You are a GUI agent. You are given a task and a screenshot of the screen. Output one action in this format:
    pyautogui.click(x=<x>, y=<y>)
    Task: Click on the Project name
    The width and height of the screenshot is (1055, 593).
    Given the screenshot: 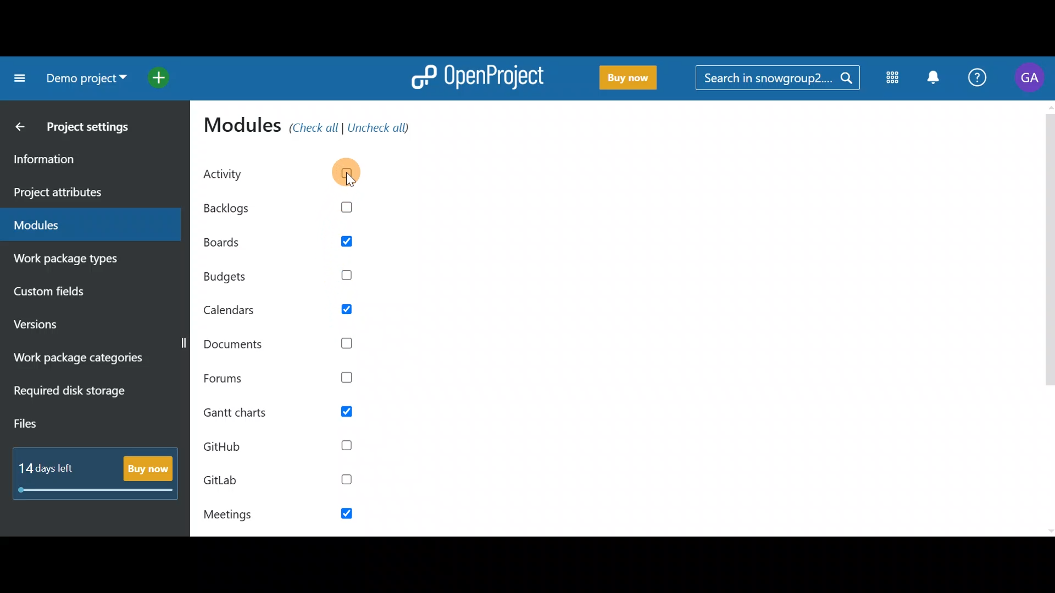 What is the action you would take?
    pyautogui.click(x=84, y=78)
    